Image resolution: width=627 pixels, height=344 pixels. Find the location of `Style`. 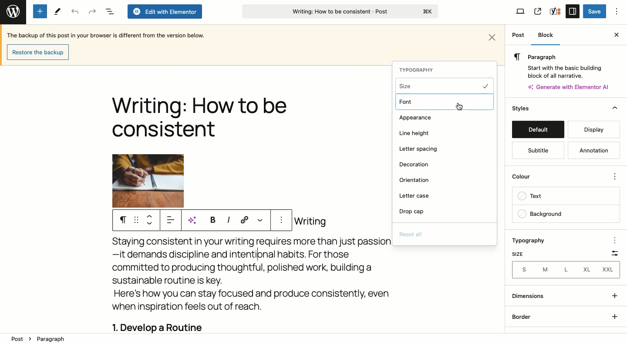

Style is located at coordinates (522, 108).